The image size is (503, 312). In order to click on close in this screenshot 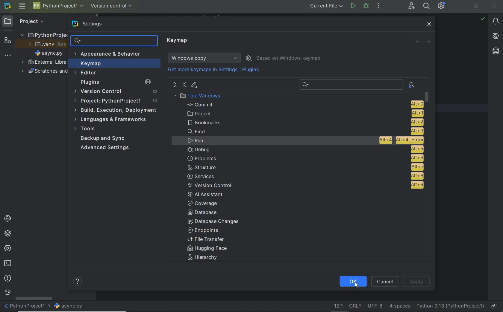, I will do `click(495, 5)`.